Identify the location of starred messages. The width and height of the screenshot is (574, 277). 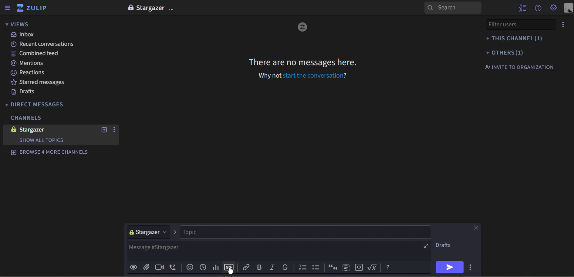
(39, 82).